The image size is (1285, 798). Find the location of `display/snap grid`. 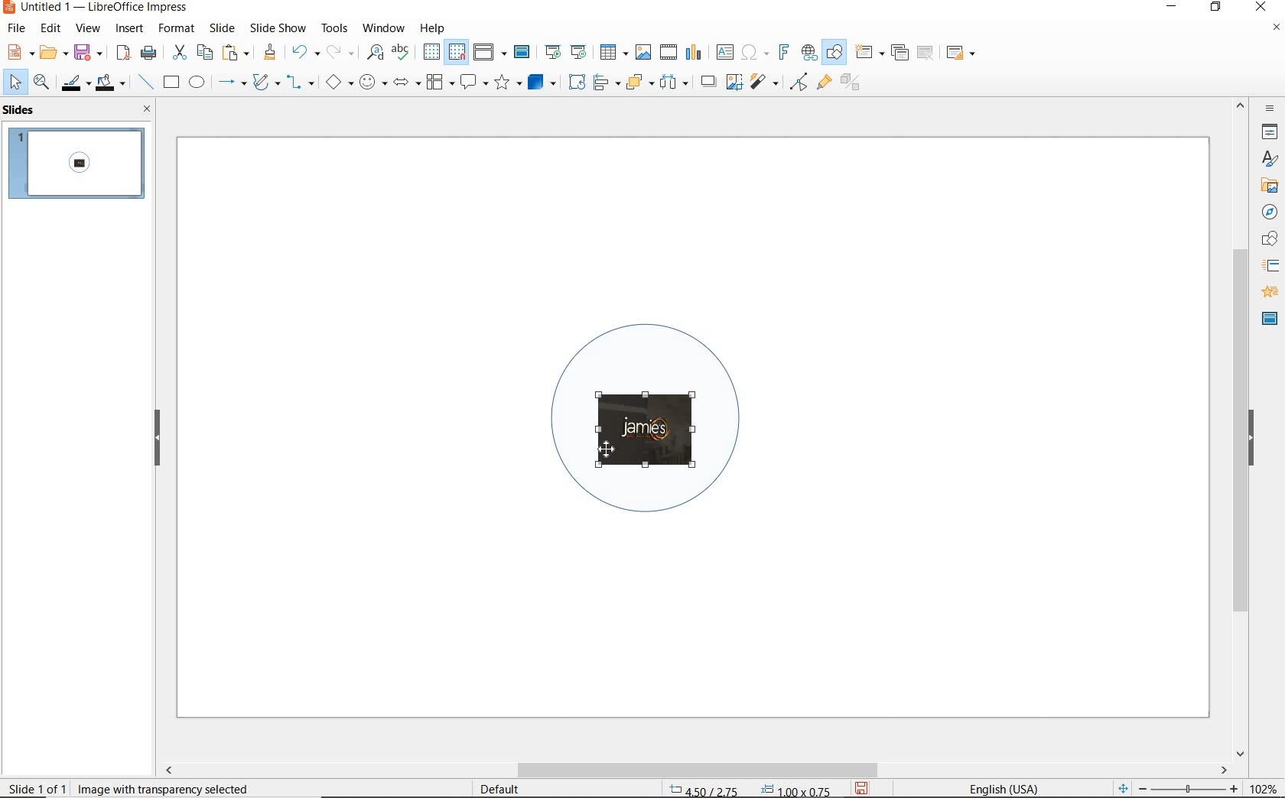

display/snap grid is located at coordinates (443, 52).